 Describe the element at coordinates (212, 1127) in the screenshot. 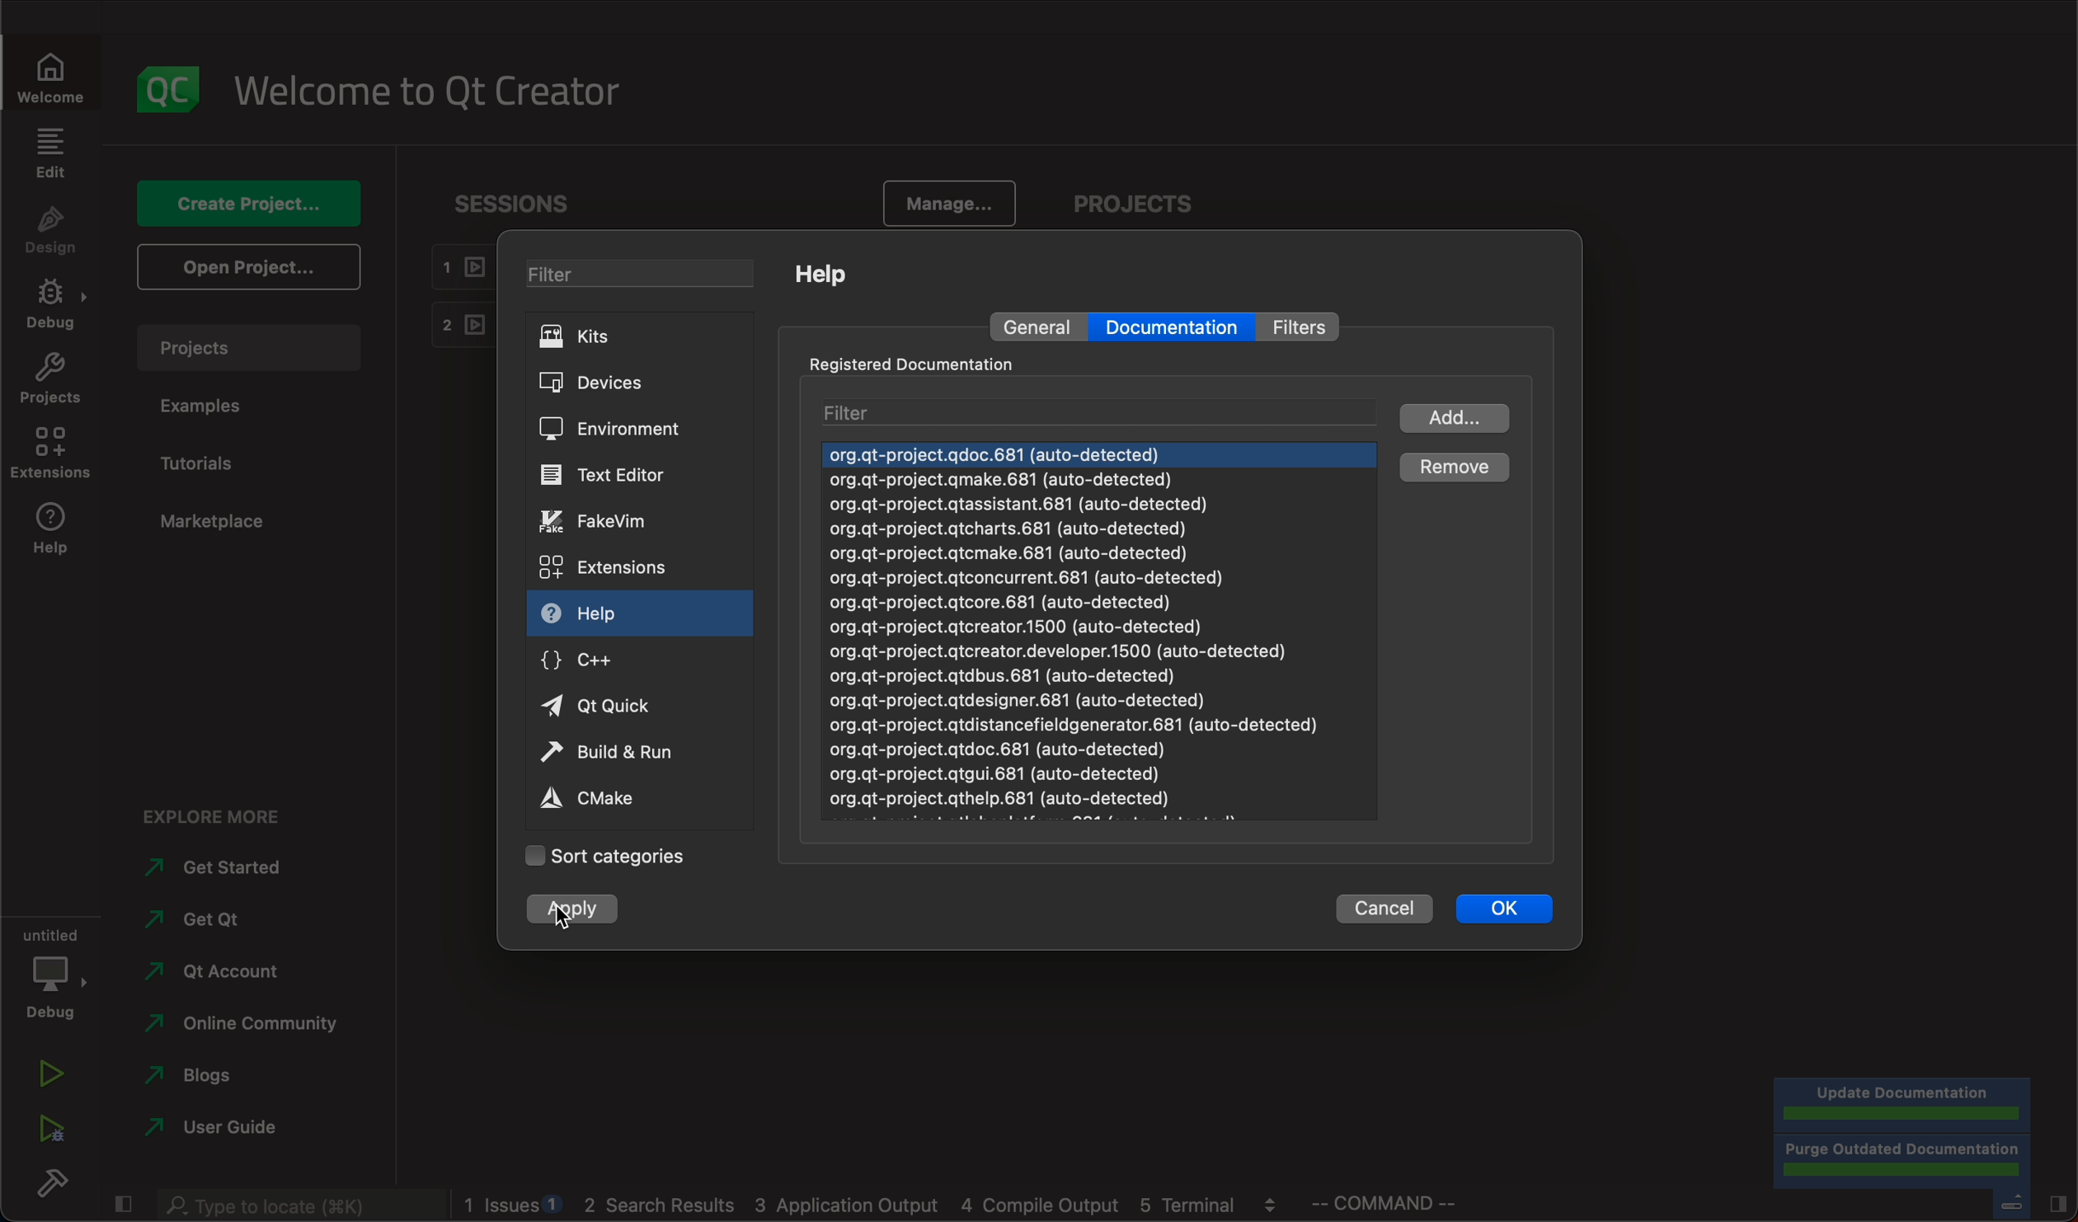

I see `guide` at that location.